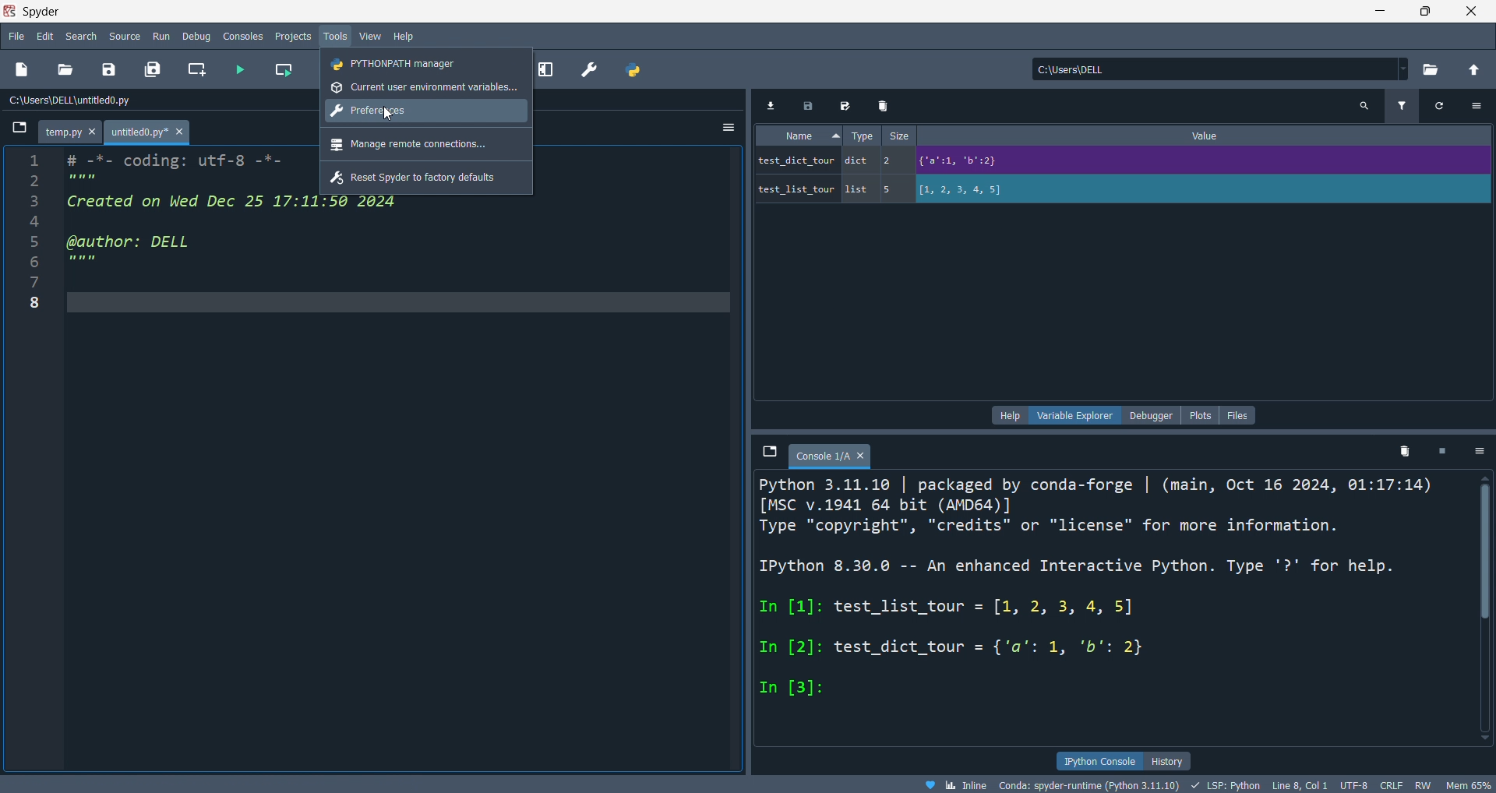 This screenshot has height=793, width=1496. Describe the element at coordinates (1479, 110) in the screenshot. I see `options` at that location.